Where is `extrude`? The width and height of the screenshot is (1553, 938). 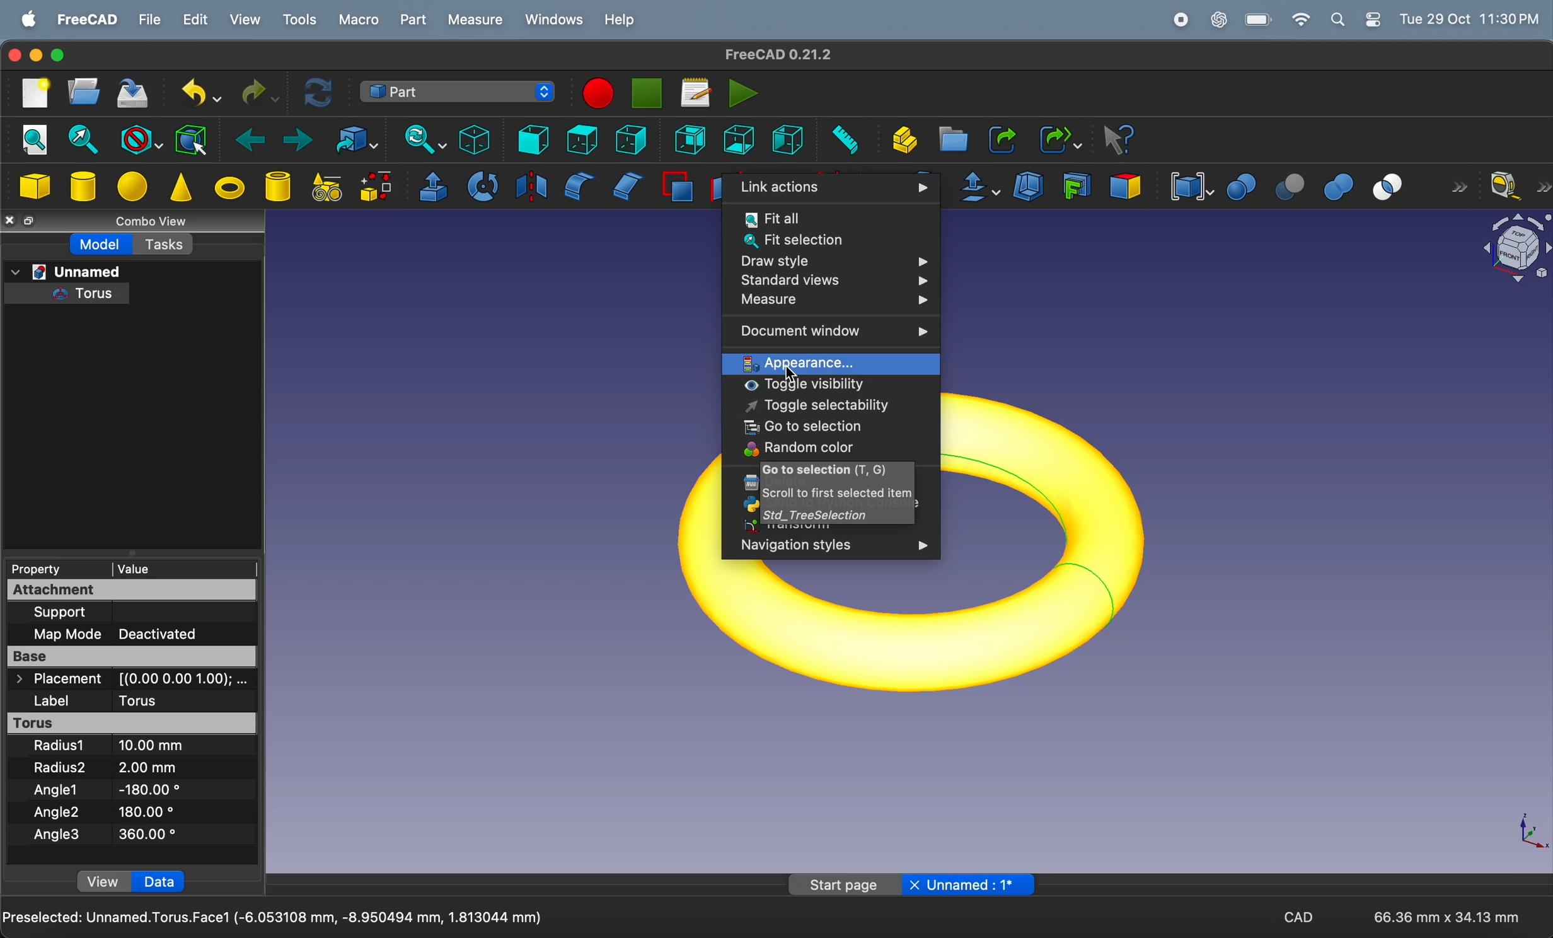 extrude is located at coordinates (432, 187).